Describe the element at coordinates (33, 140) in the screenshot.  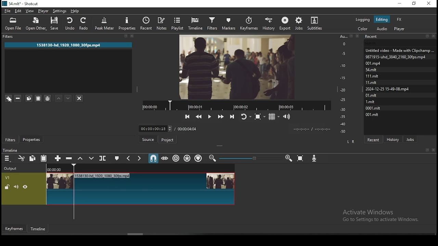
I see `properties` at that location.